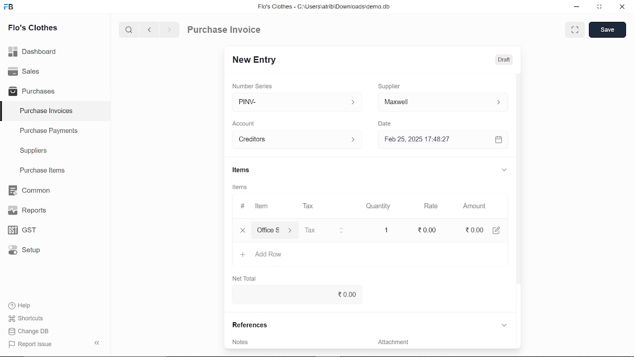  I want to click on edit amount, so click(500, 230).